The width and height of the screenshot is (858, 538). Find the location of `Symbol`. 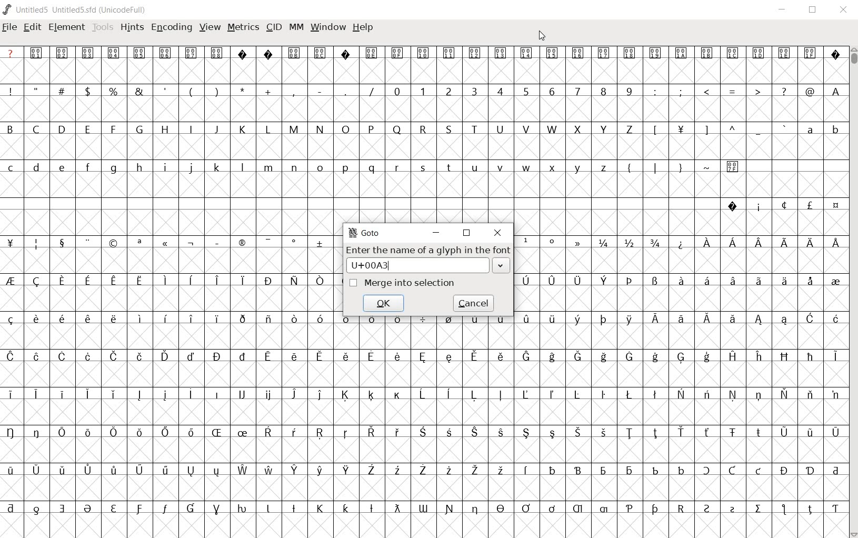

Symbol is located at coordinates (835, 320).